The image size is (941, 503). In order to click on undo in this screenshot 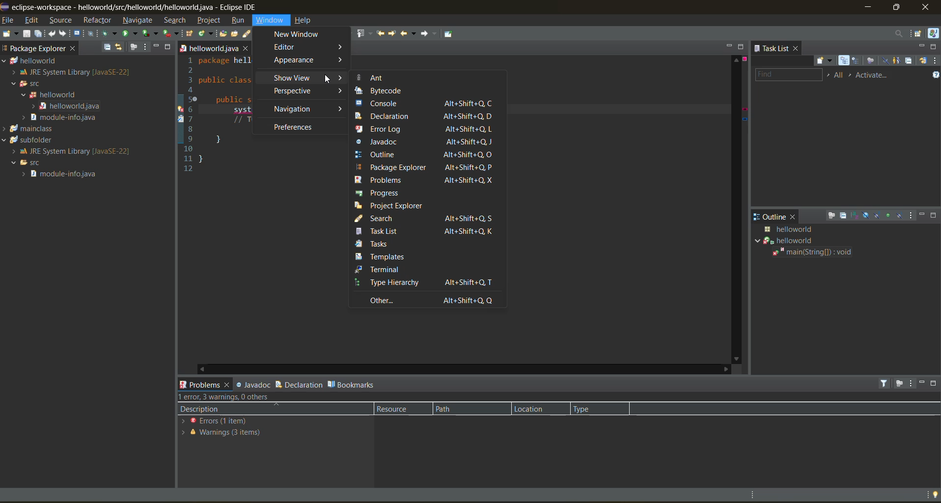, I will do `click(51, 35)`.